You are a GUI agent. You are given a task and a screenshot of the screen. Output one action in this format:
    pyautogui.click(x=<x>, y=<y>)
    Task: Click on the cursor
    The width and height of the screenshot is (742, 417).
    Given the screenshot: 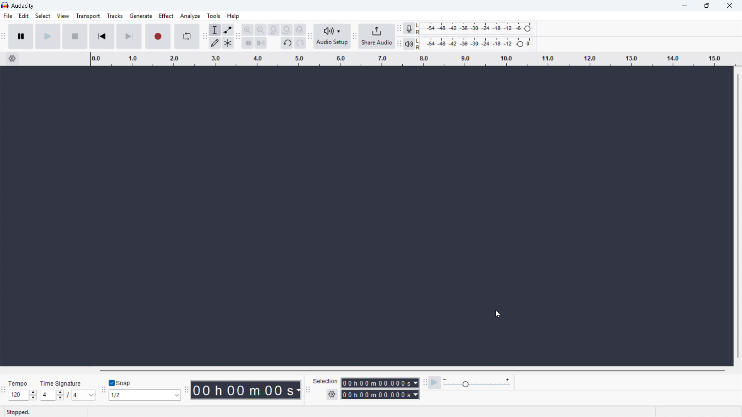 What is the action you would take?
    pyautogui.click(x=497, y=314)
    